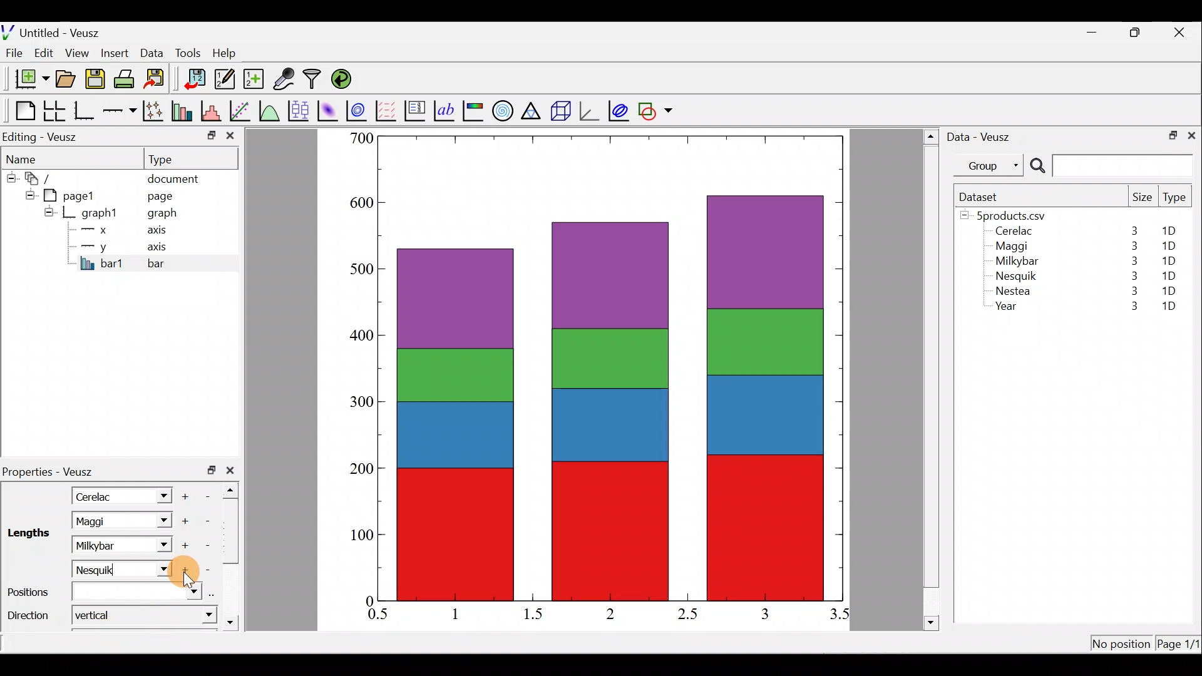  I want to click on Capture remote data, so click(285, 79).